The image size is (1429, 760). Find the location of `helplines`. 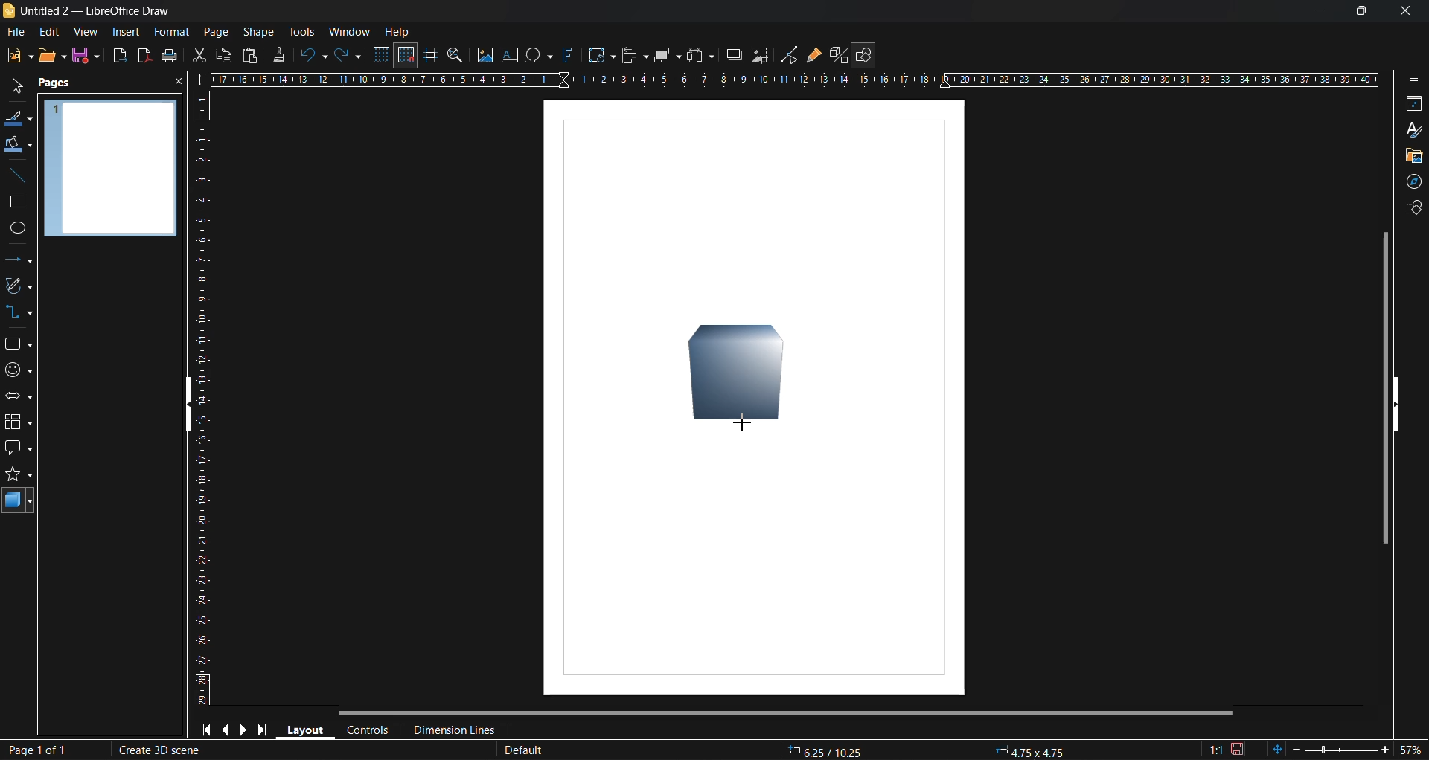

helplines is located at coordinates (431, 57).